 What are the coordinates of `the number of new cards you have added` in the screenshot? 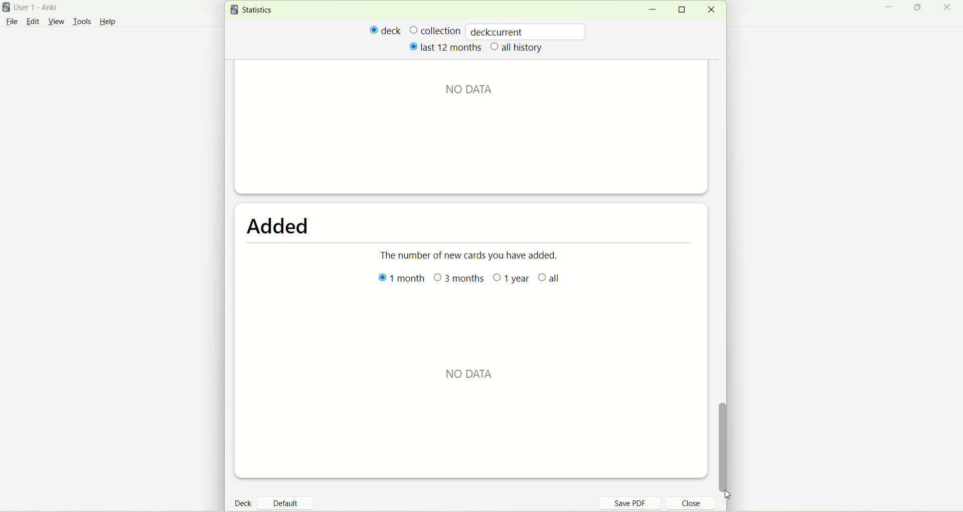 It's located at (472, 260).